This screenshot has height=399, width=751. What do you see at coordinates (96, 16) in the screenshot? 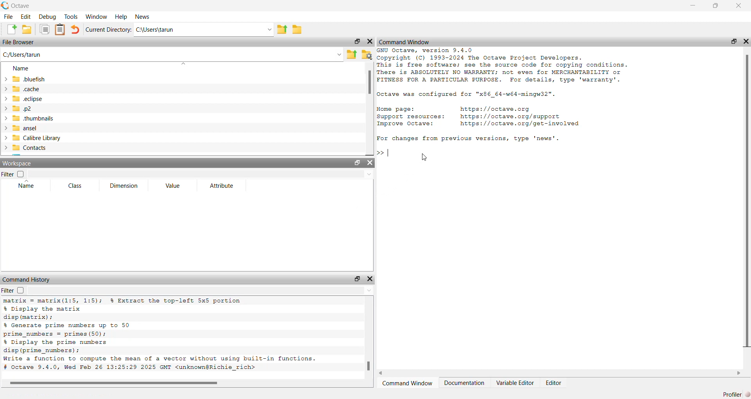
I see `window` at bounding box center [96, 16].